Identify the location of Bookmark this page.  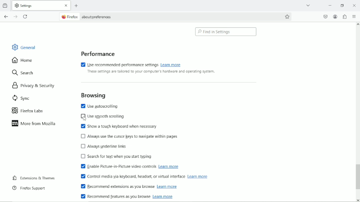
(287, 16).